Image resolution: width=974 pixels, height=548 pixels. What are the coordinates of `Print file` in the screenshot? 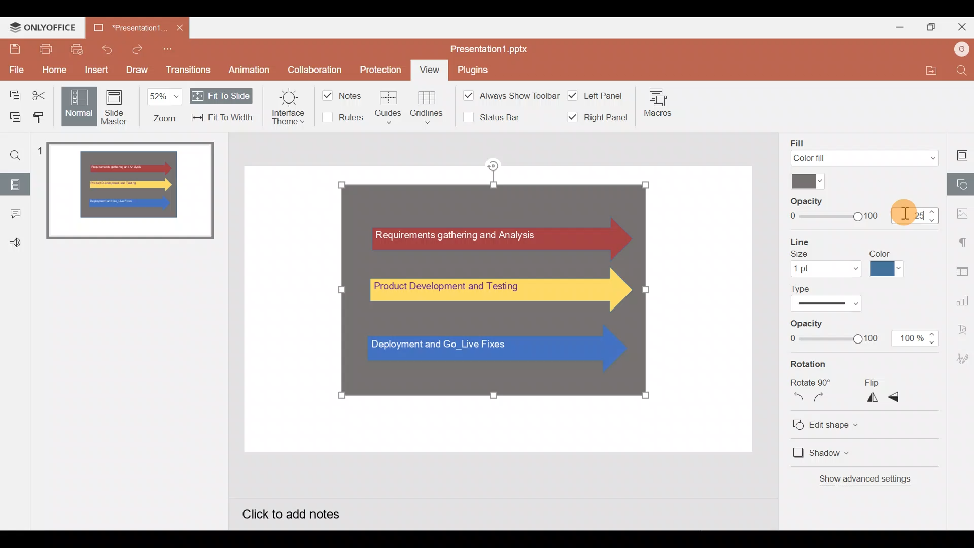 It's located at (43, 49).